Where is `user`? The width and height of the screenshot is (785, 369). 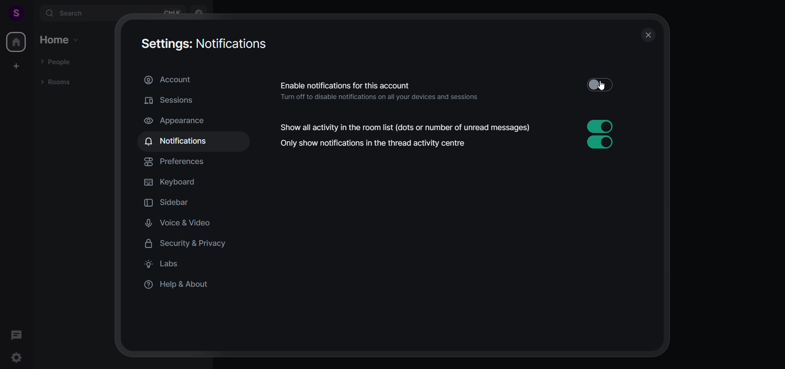
user is located at coordinates (13, 12).